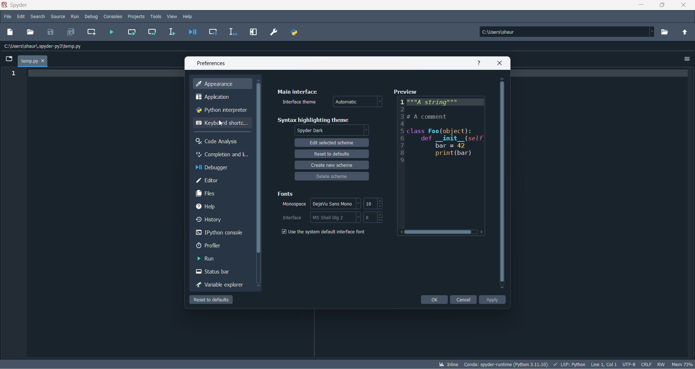  I want to click on run file, so click(110, 32).